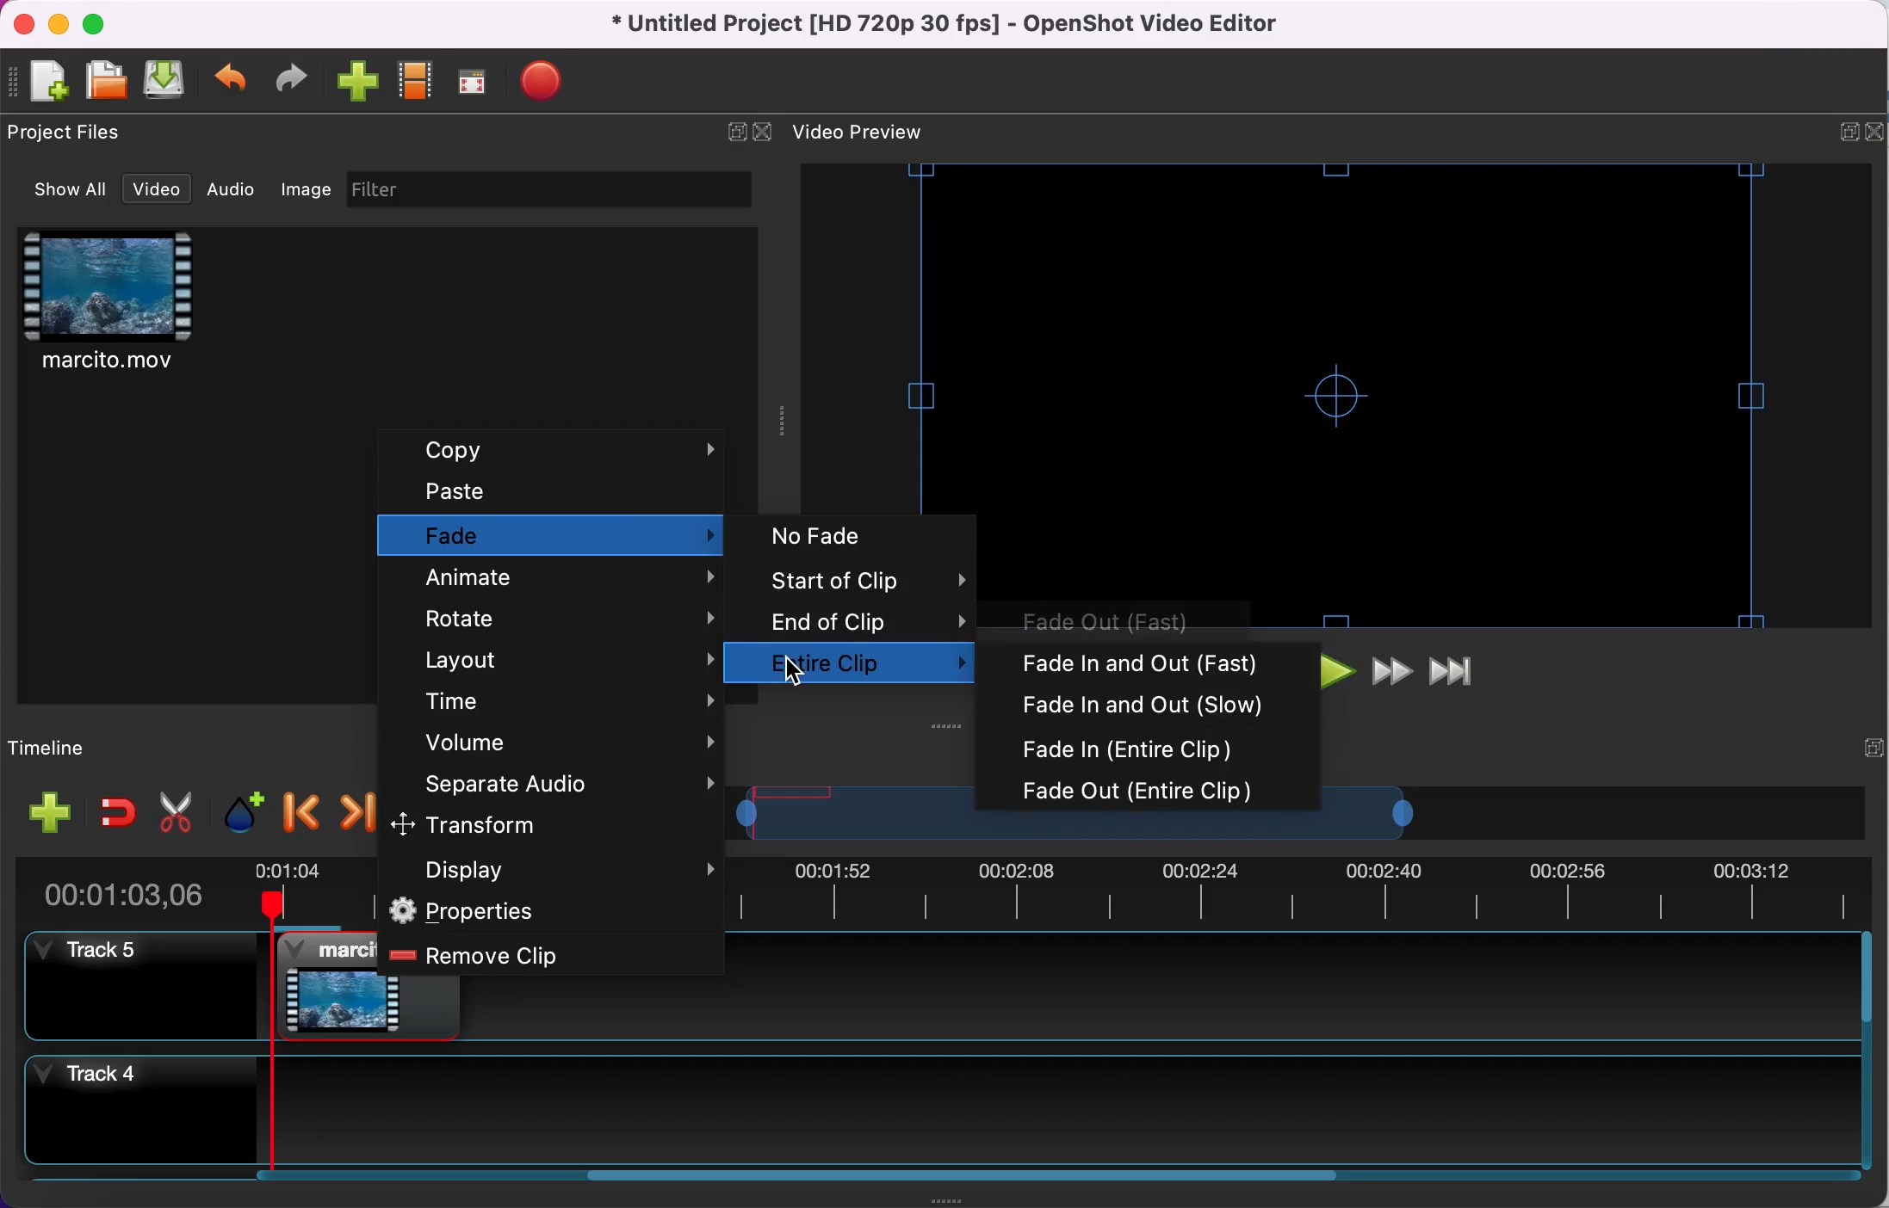 The image size is (1889, 1208). I want to click on previous marker, so click(299, 808).